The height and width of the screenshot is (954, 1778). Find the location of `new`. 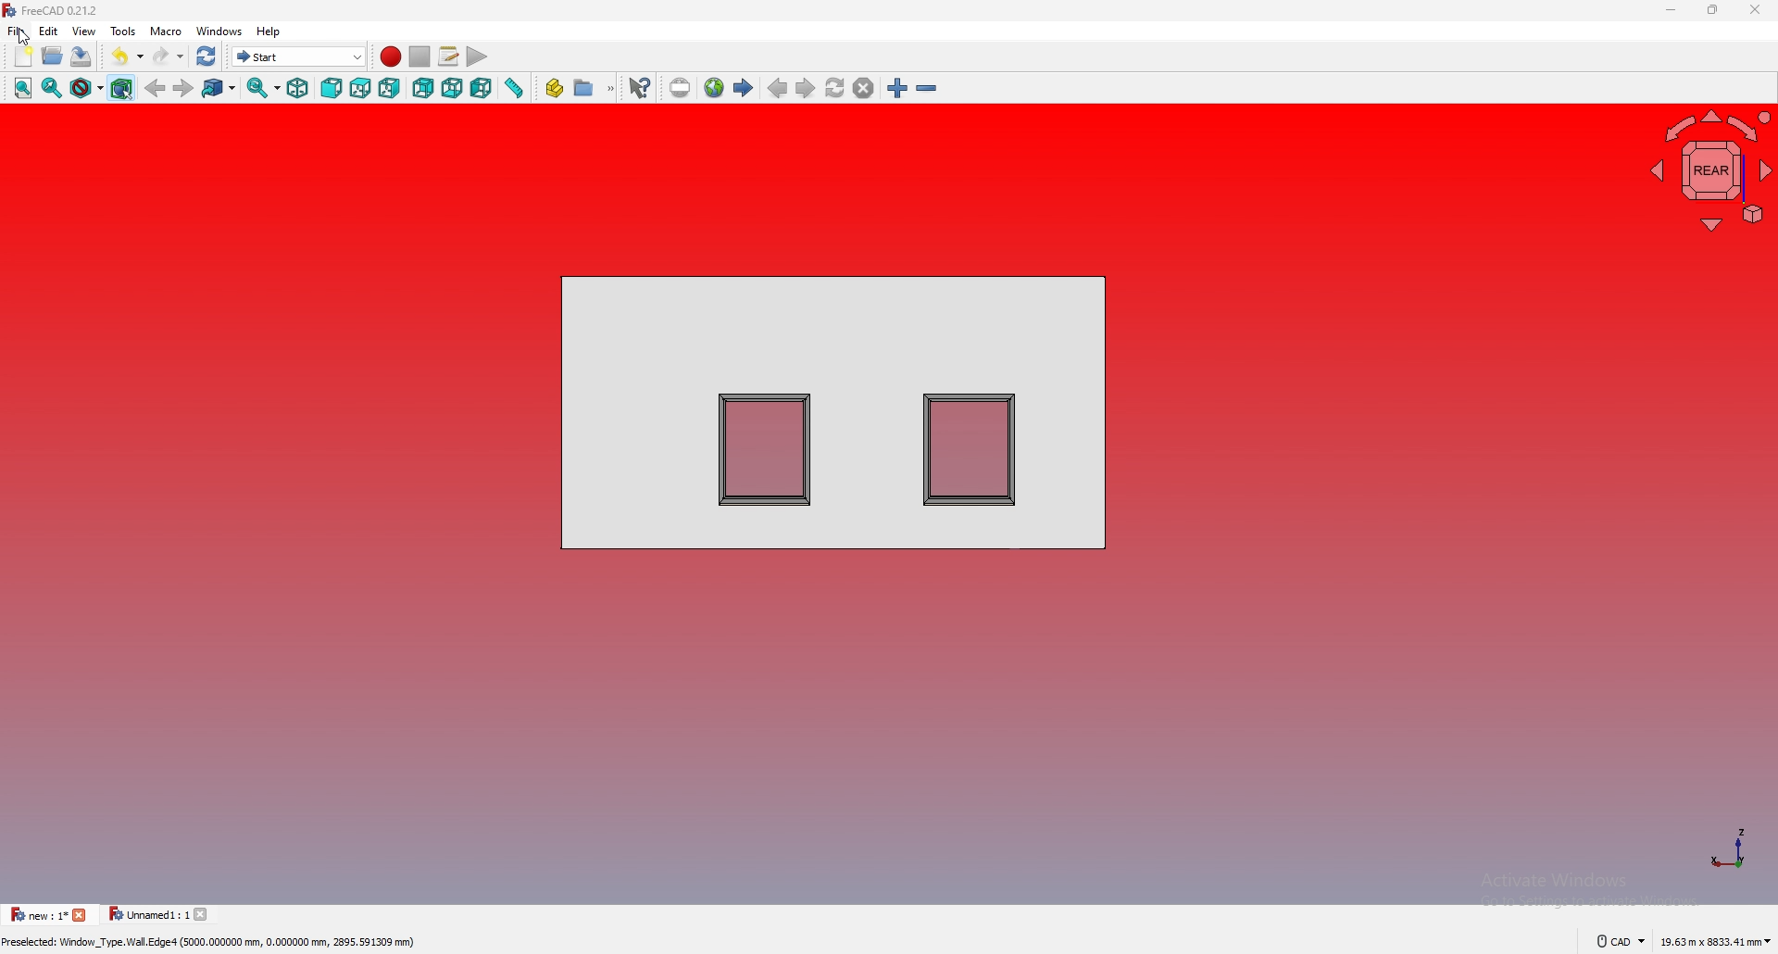

new is located at coordinates (21, 56).